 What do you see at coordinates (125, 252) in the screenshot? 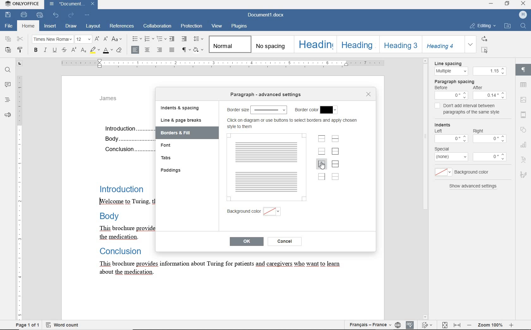
I see `Conclusion` at bounding box center [125, 252].